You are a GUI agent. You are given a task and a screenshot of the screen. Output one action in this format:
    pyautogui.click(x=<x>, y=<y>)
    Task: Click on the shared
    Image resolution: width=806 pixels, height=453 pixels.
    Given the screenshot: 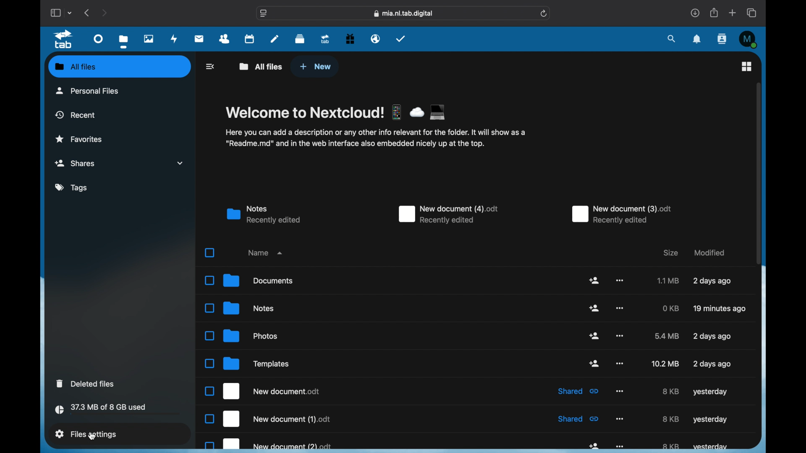 What is the action you would take?
    pyautogui.click(x=594, y=363)
    